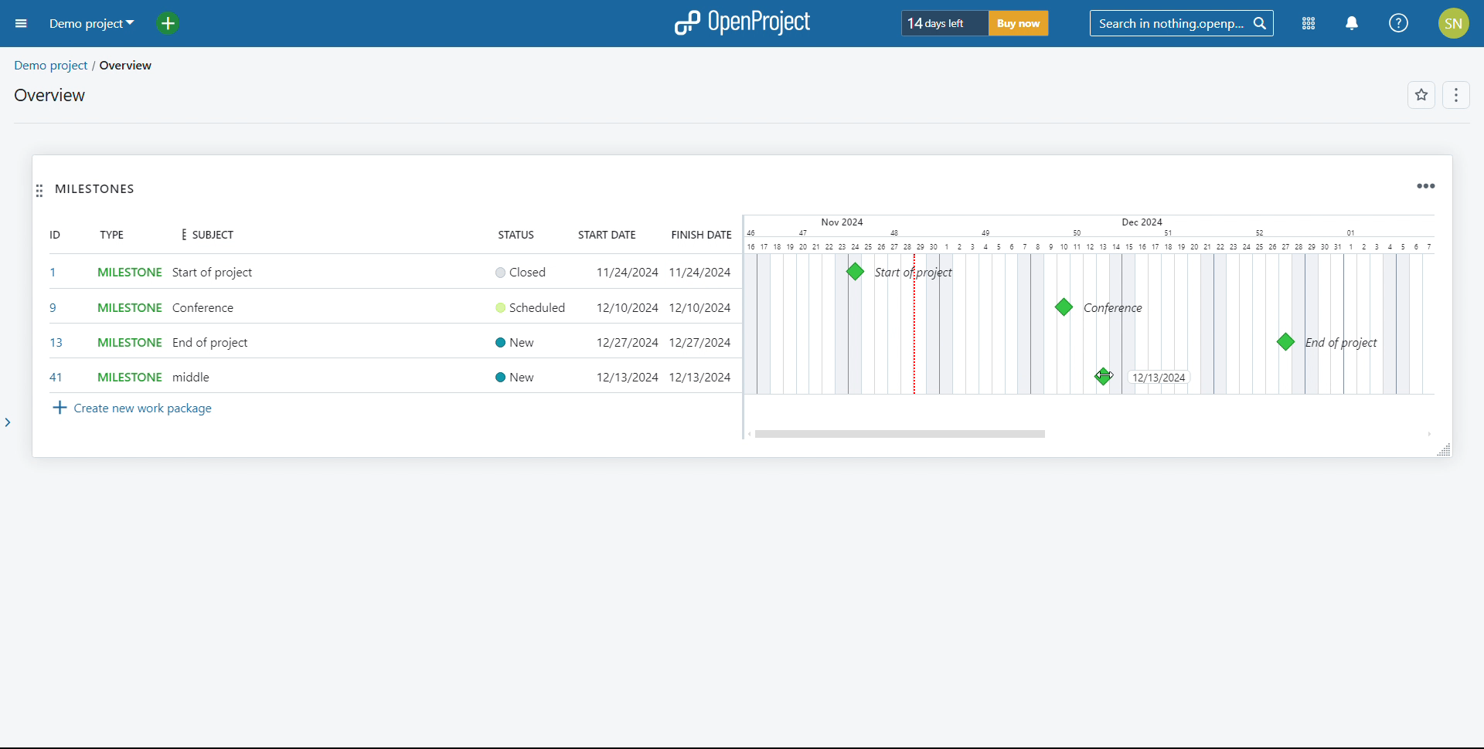 This screenshot has width=1484, height=749. I want to click on buy now, so click(1019, 23).